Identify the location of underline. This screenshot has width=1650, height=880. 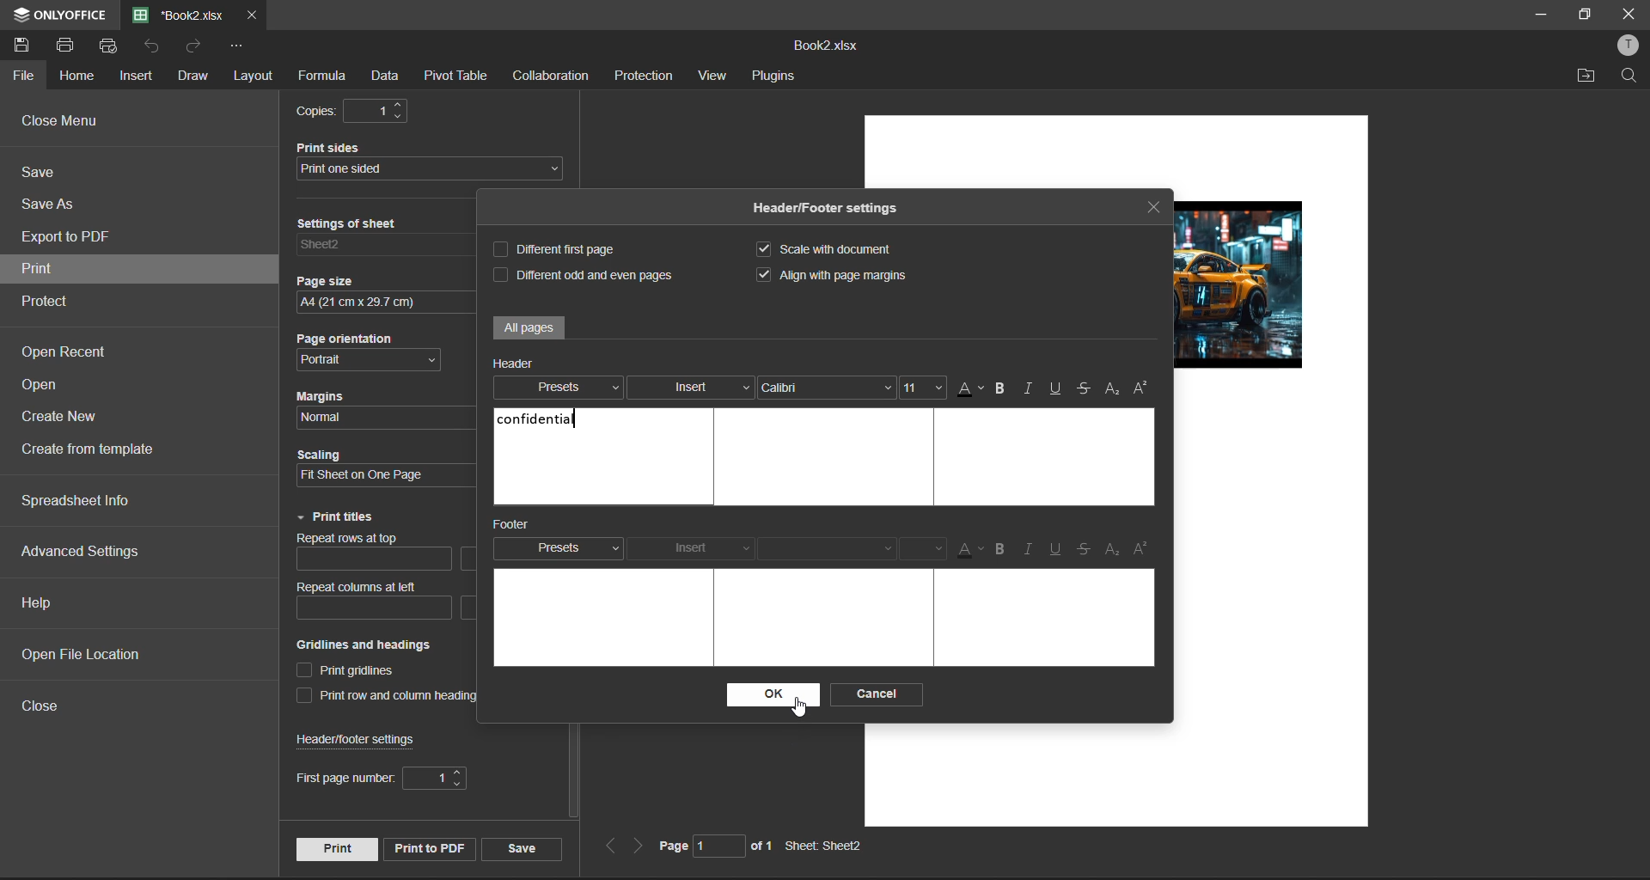
(1053, 389).